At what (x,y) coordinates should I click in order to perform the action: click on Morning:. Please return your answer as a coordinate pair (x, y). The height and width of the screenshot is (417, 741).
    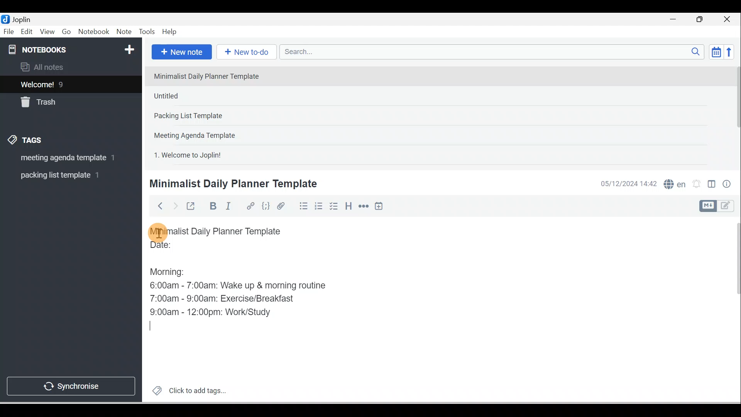
    Looking at the image, I should click on (173, 270).